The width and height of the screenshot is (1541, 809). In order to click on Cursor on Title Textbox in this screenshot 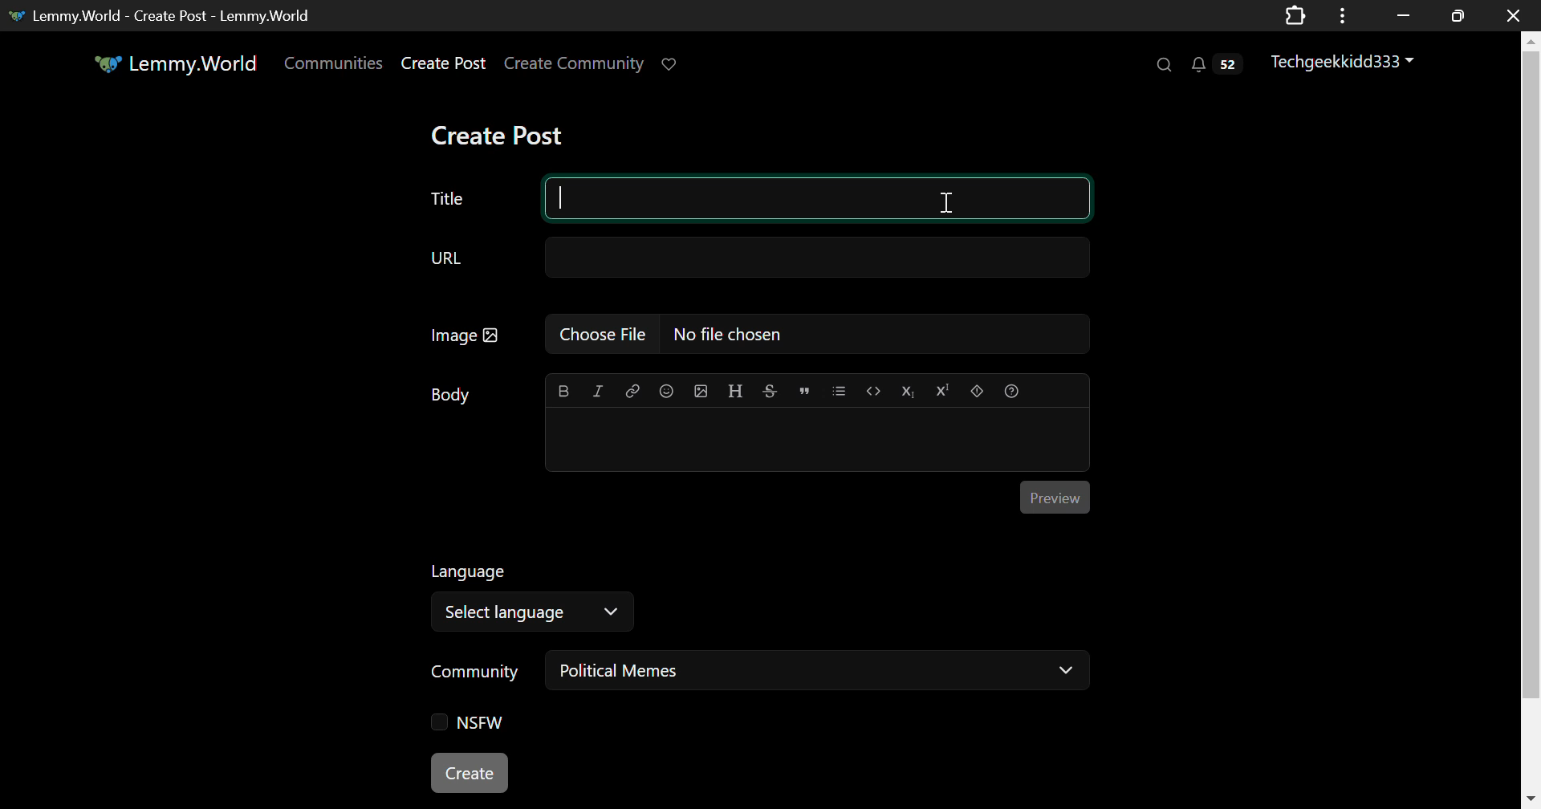, I will do `click(947, 201)`.